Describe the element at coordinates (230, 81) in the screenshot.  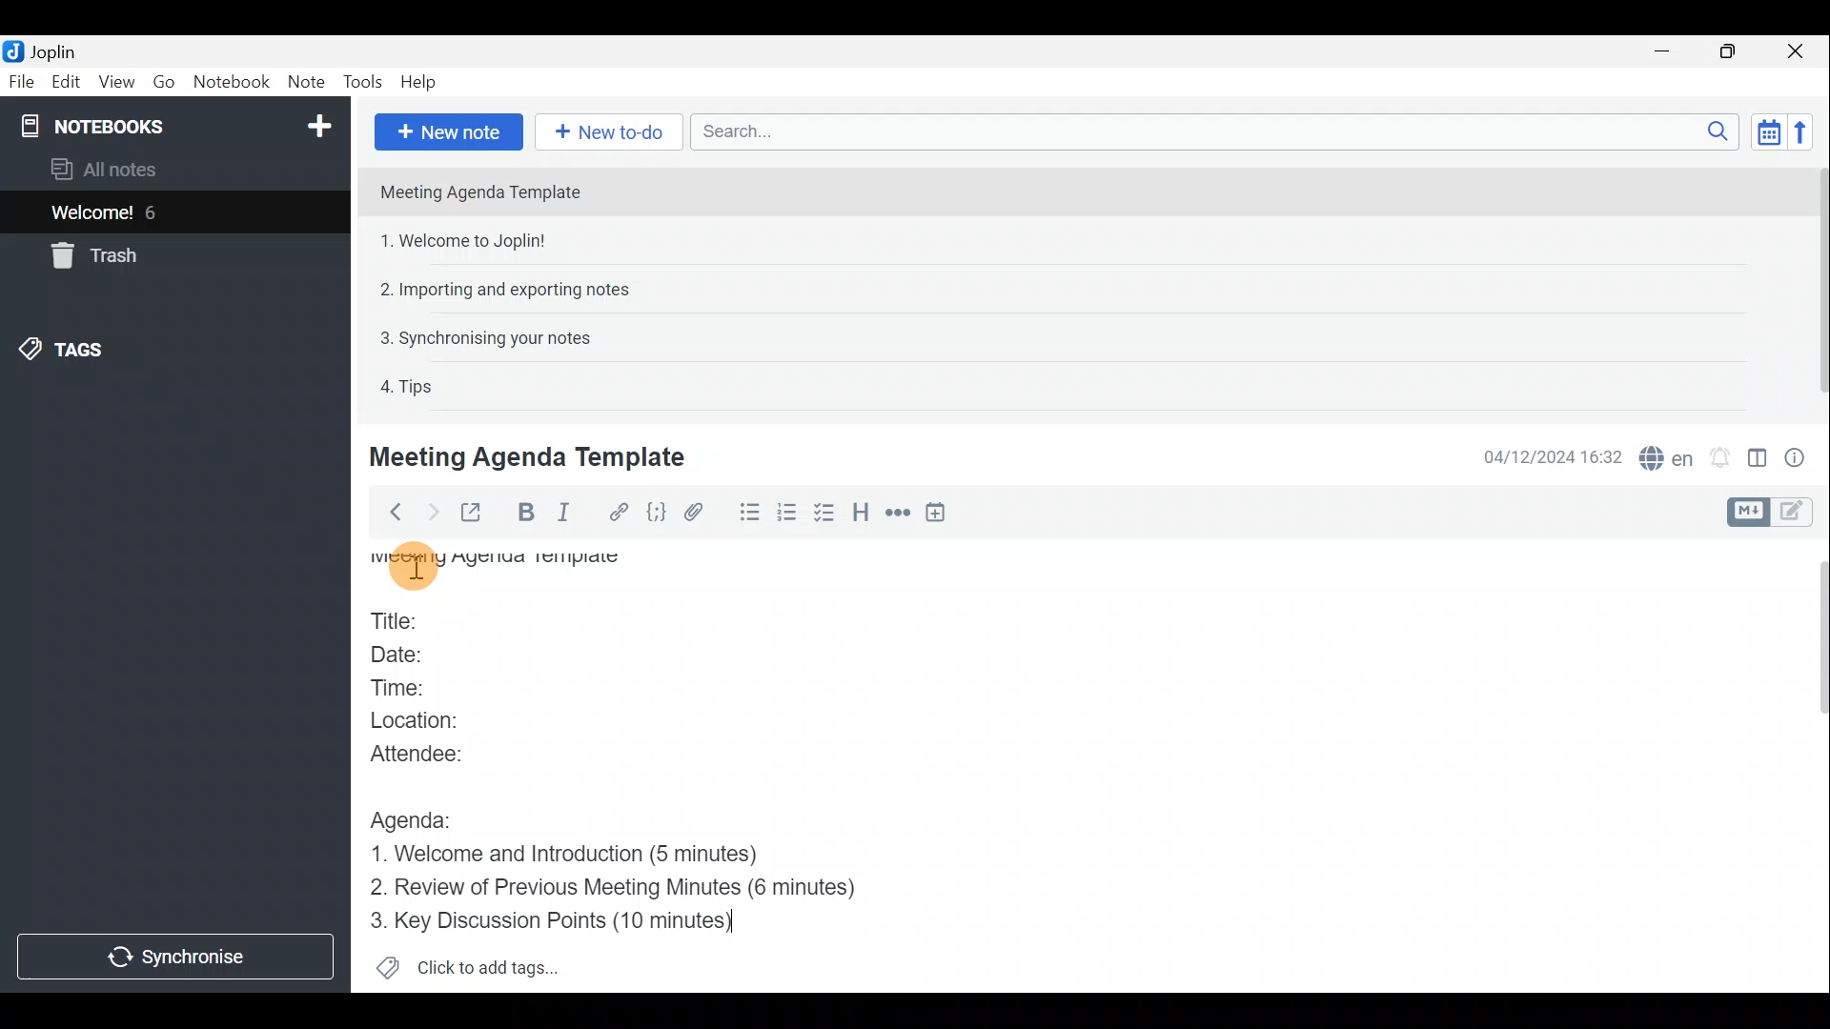
I see `Notebook` at that location.